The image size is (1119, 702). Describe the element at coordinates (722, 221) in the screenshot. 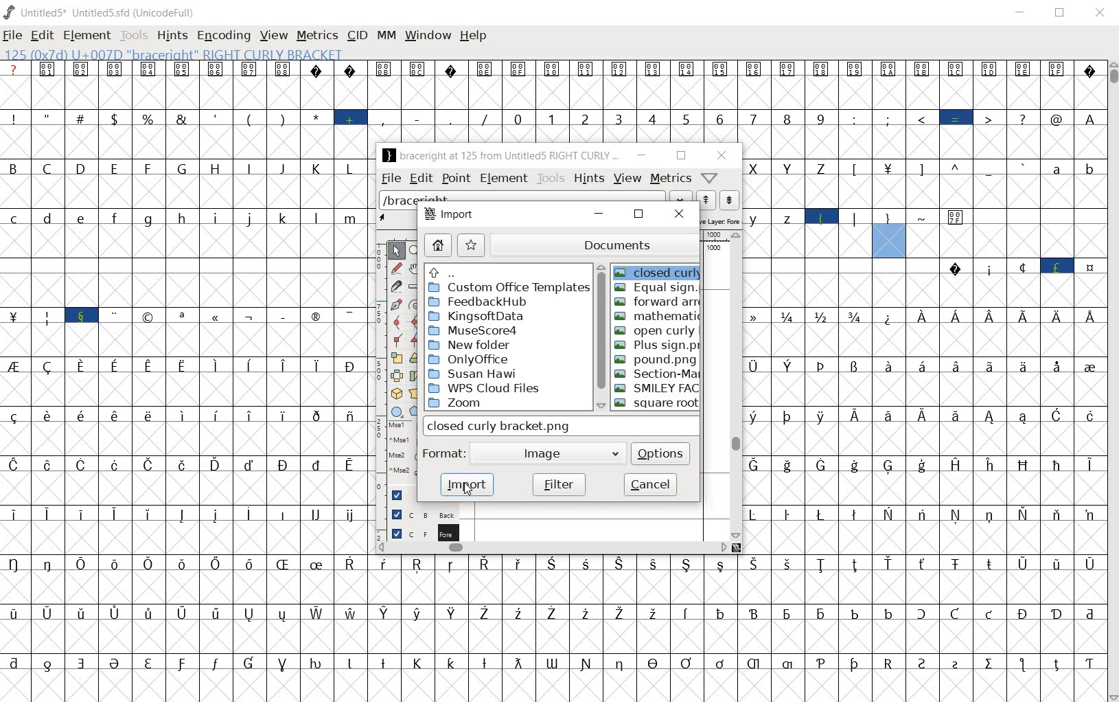

I see `active layer: fore` at that location.